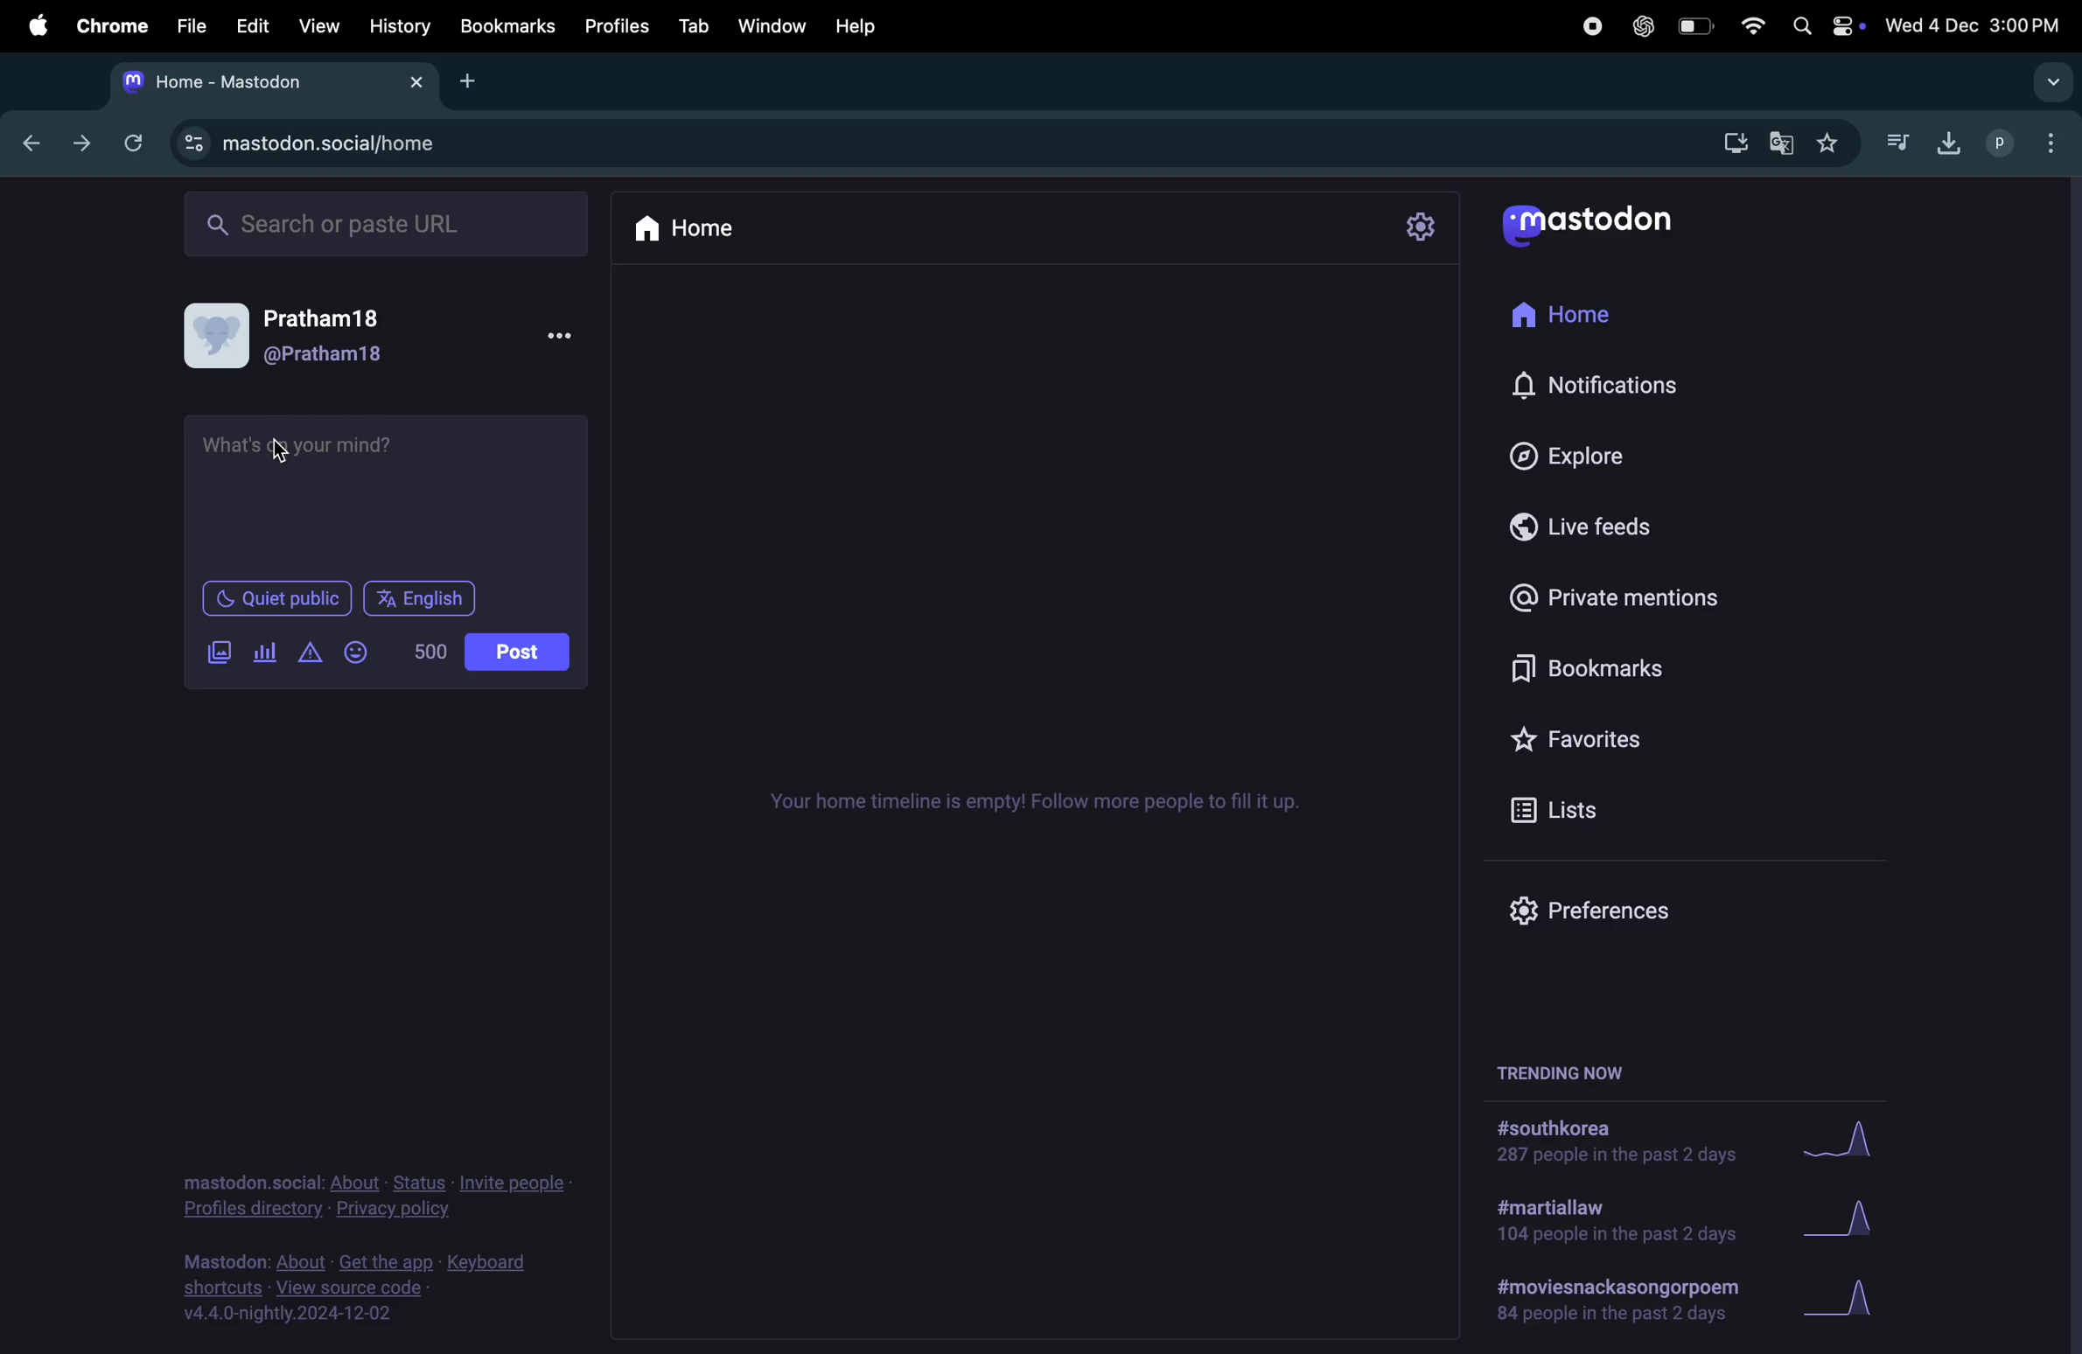 This screenshot has width=2082, height=1354. What do you see at coordinates (2047, 81) in the screenshot?
I see `drop down` at bounding box center [2047, 81].